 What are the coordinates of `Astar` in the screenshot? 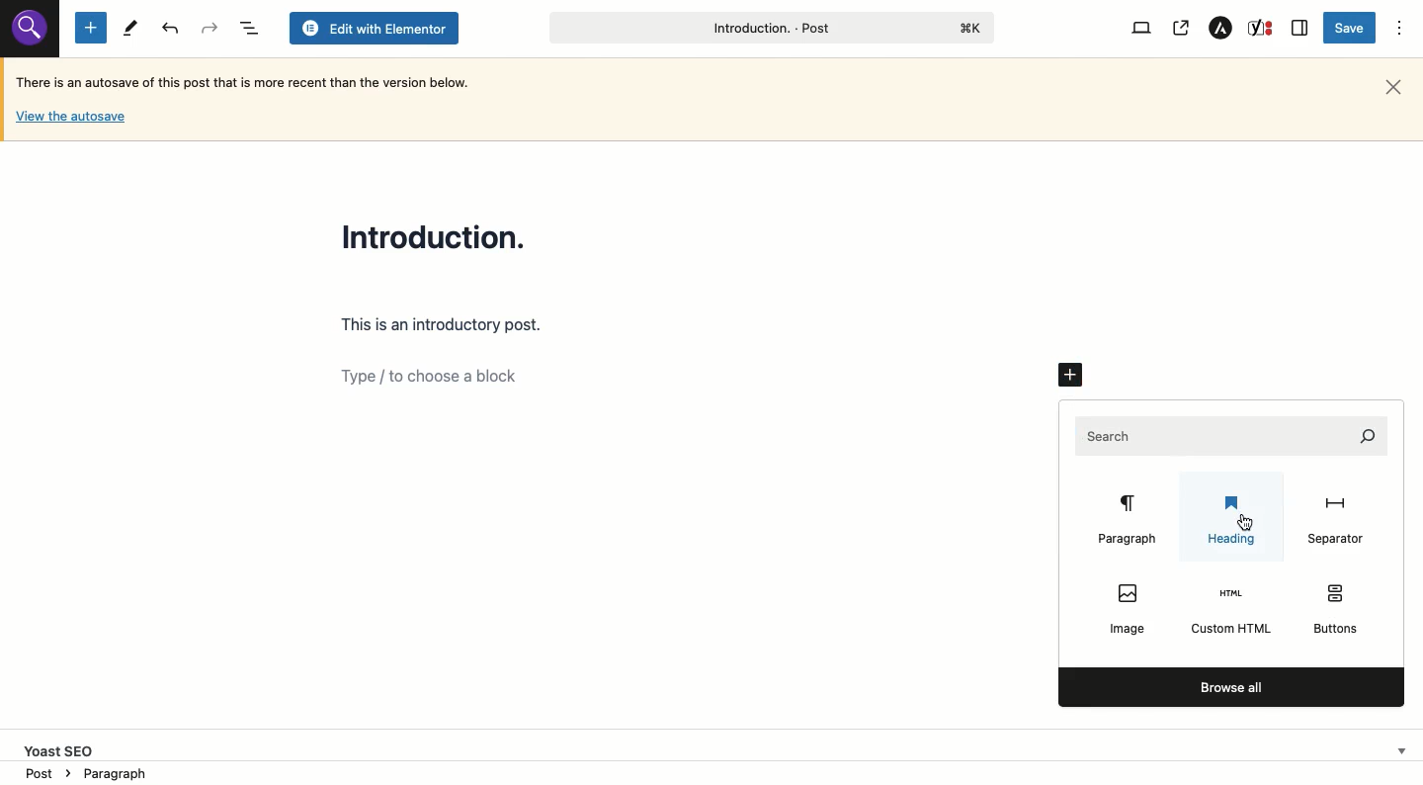 It's located at (1221, 29).